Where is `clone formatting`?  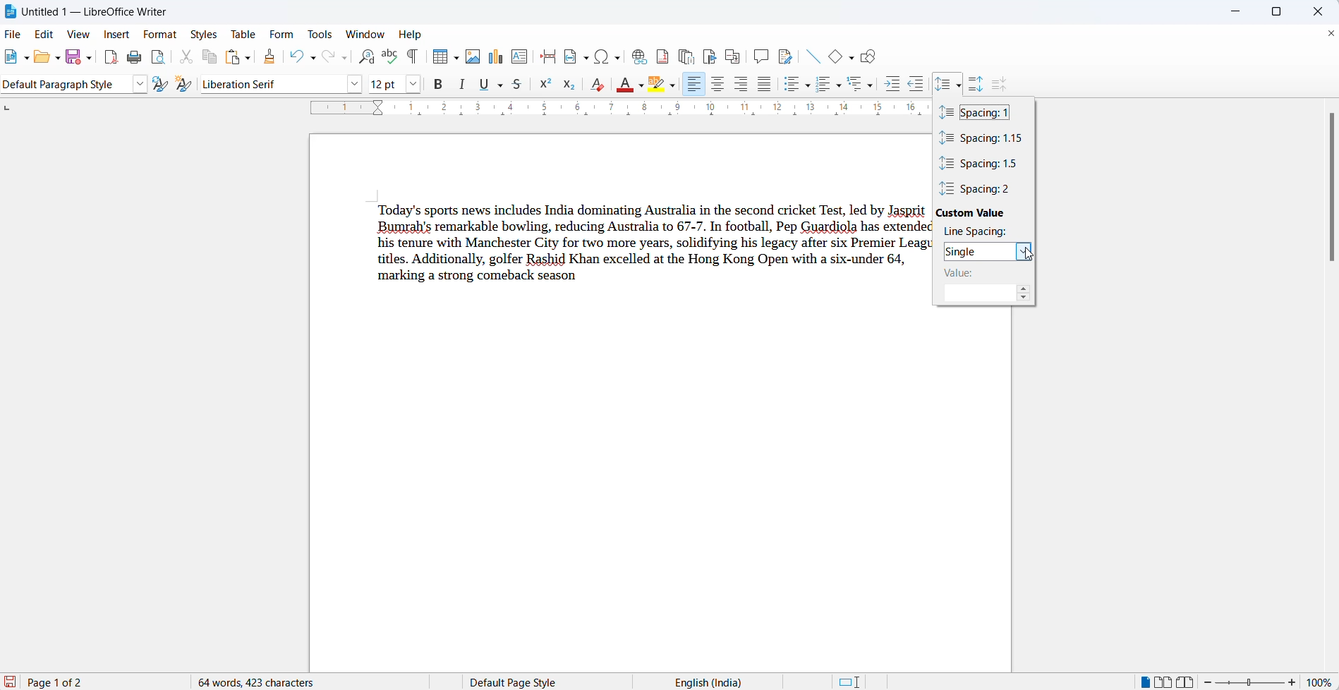
clone formatting is located at coordinates (272, 58).